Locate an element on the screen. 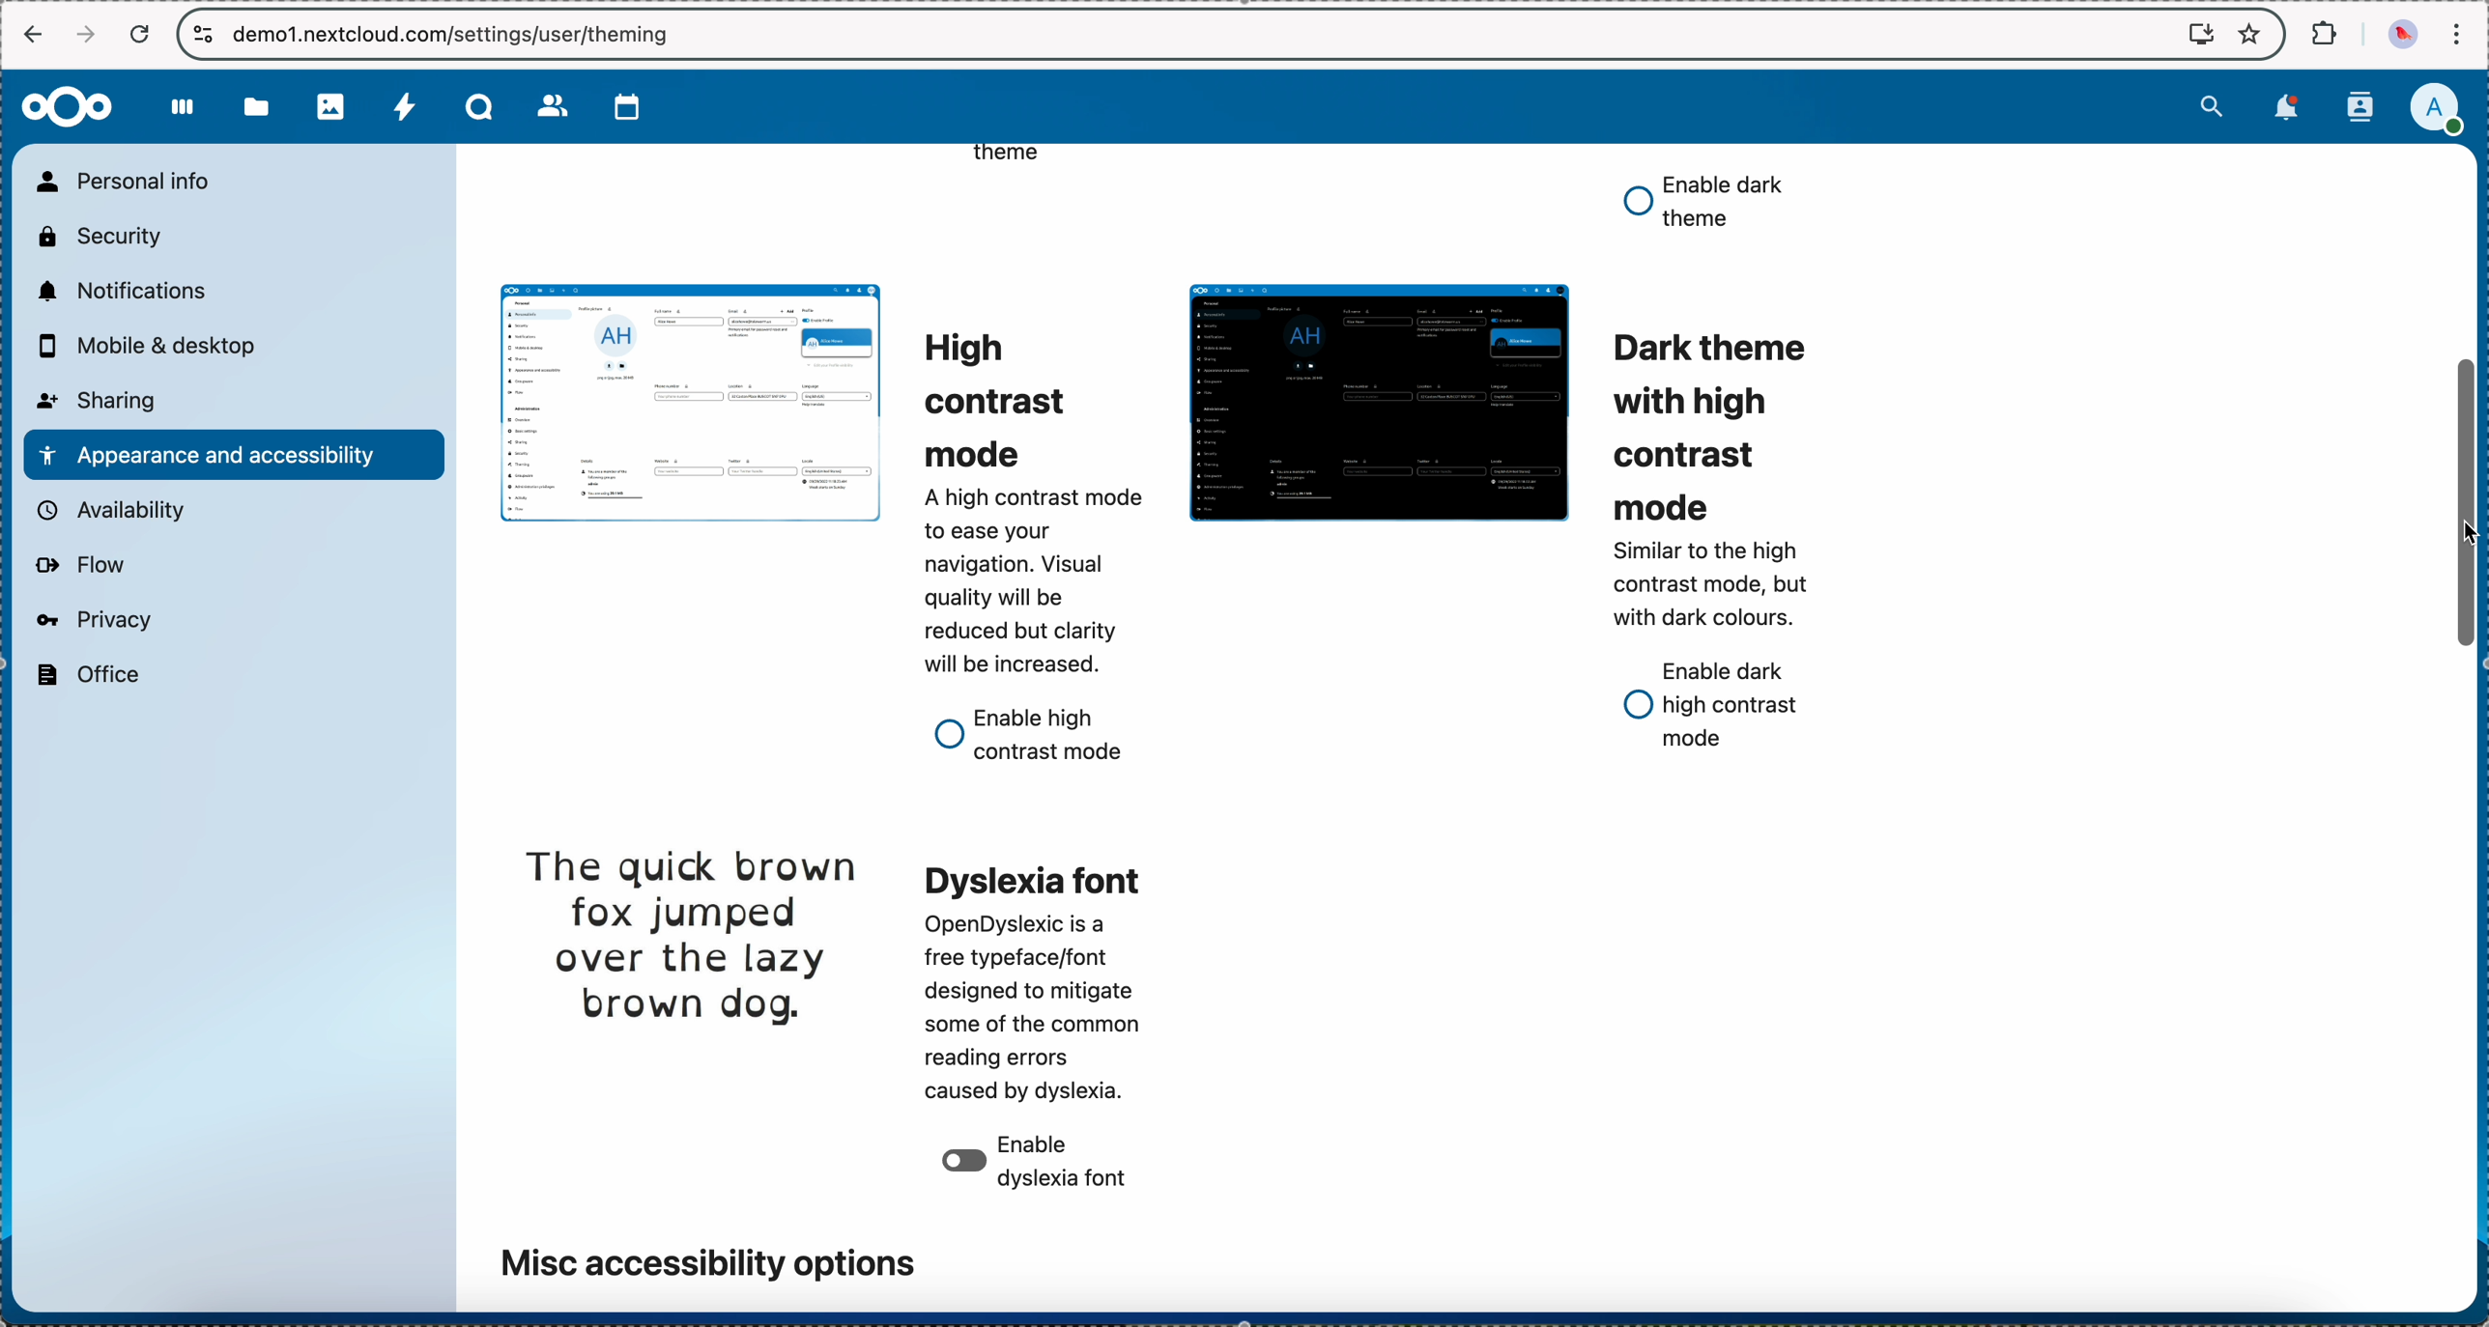  calendar is located at coordinates (619, 107).